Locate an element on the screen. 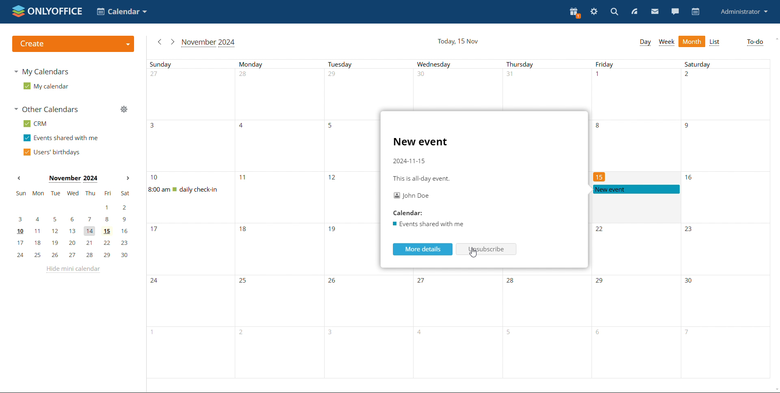 Image resolution: width=780 pixels, height=393 pixels. users' birthdays is located at coordinates (51, 152).